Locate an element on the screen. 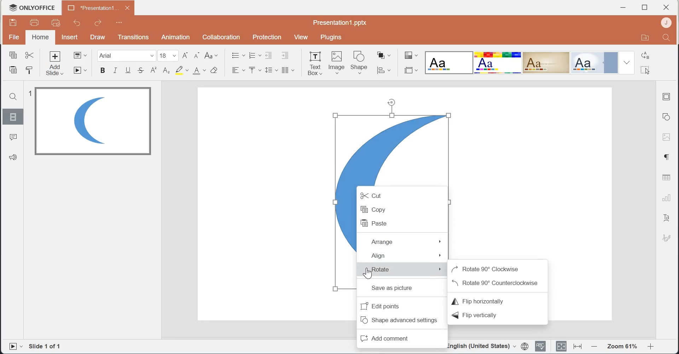 The image size is (679, 354). Italic is located at coordinates (116, 70).